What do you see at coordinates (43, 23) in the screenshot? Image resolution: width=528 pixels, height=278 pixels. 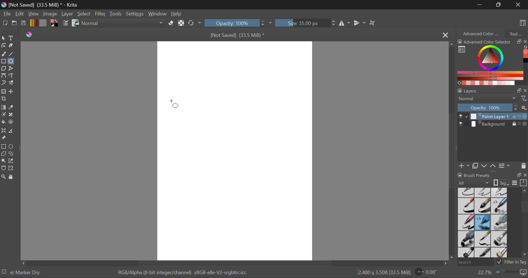 I see `Texture` at bounding box center [43, 23].